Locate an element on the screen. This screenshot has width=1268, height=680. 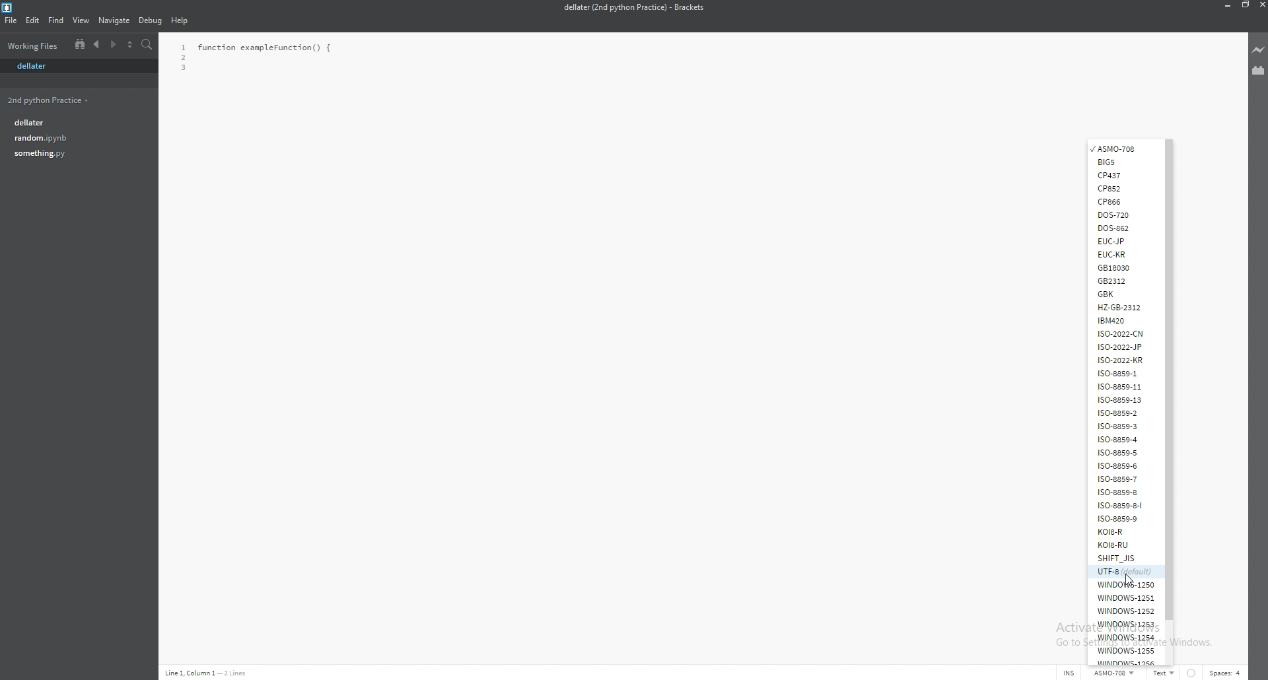
big5 is located at coordinates (1124, 162).